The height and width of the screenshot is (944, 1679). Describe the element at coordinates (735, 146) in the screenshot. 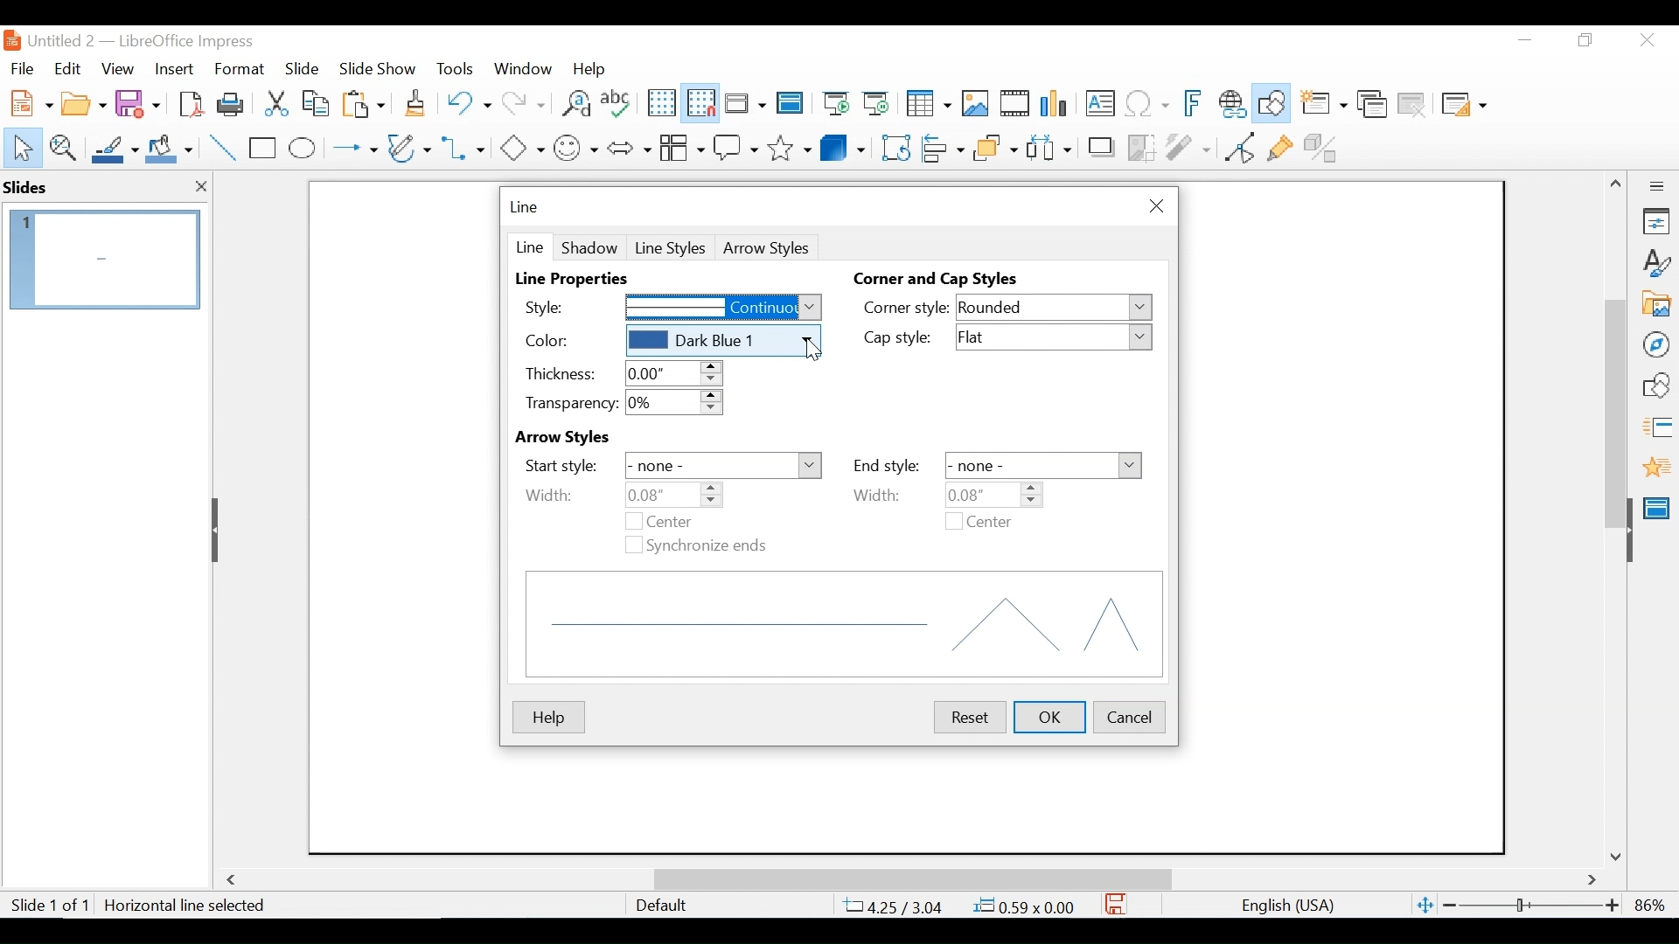

I see `Callout` at that location.